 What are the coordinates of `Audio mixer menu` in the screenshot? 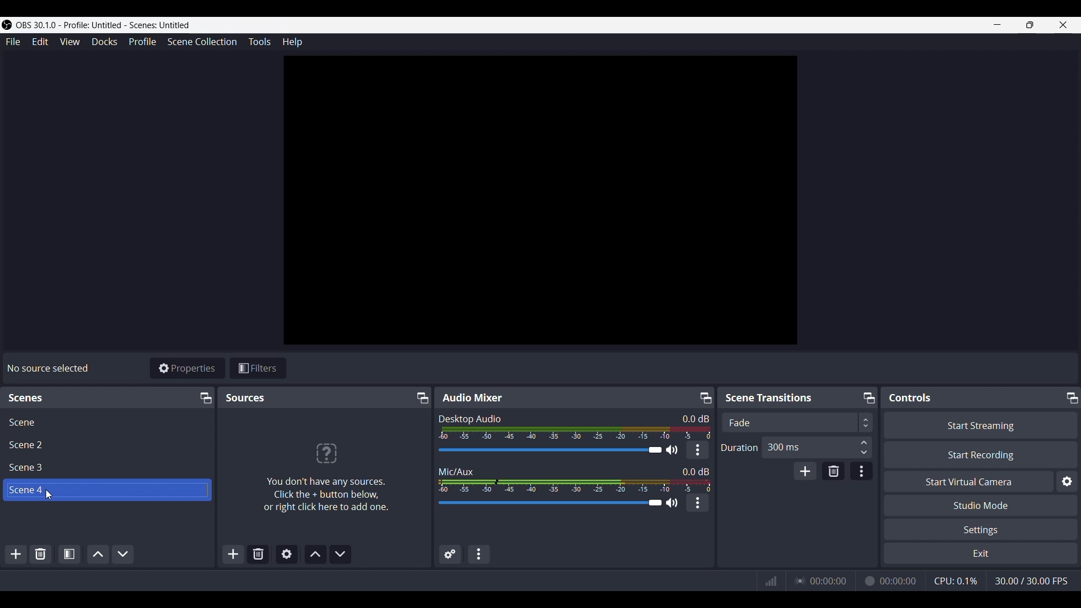 It's located at (480, 554).